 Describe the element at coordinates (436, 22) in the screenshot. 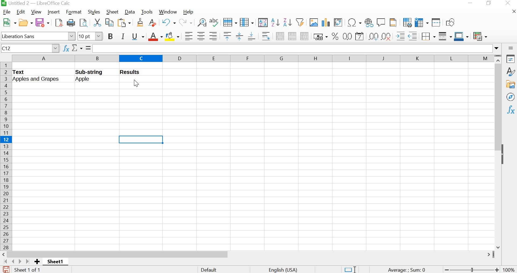

I see `split window` at that location.